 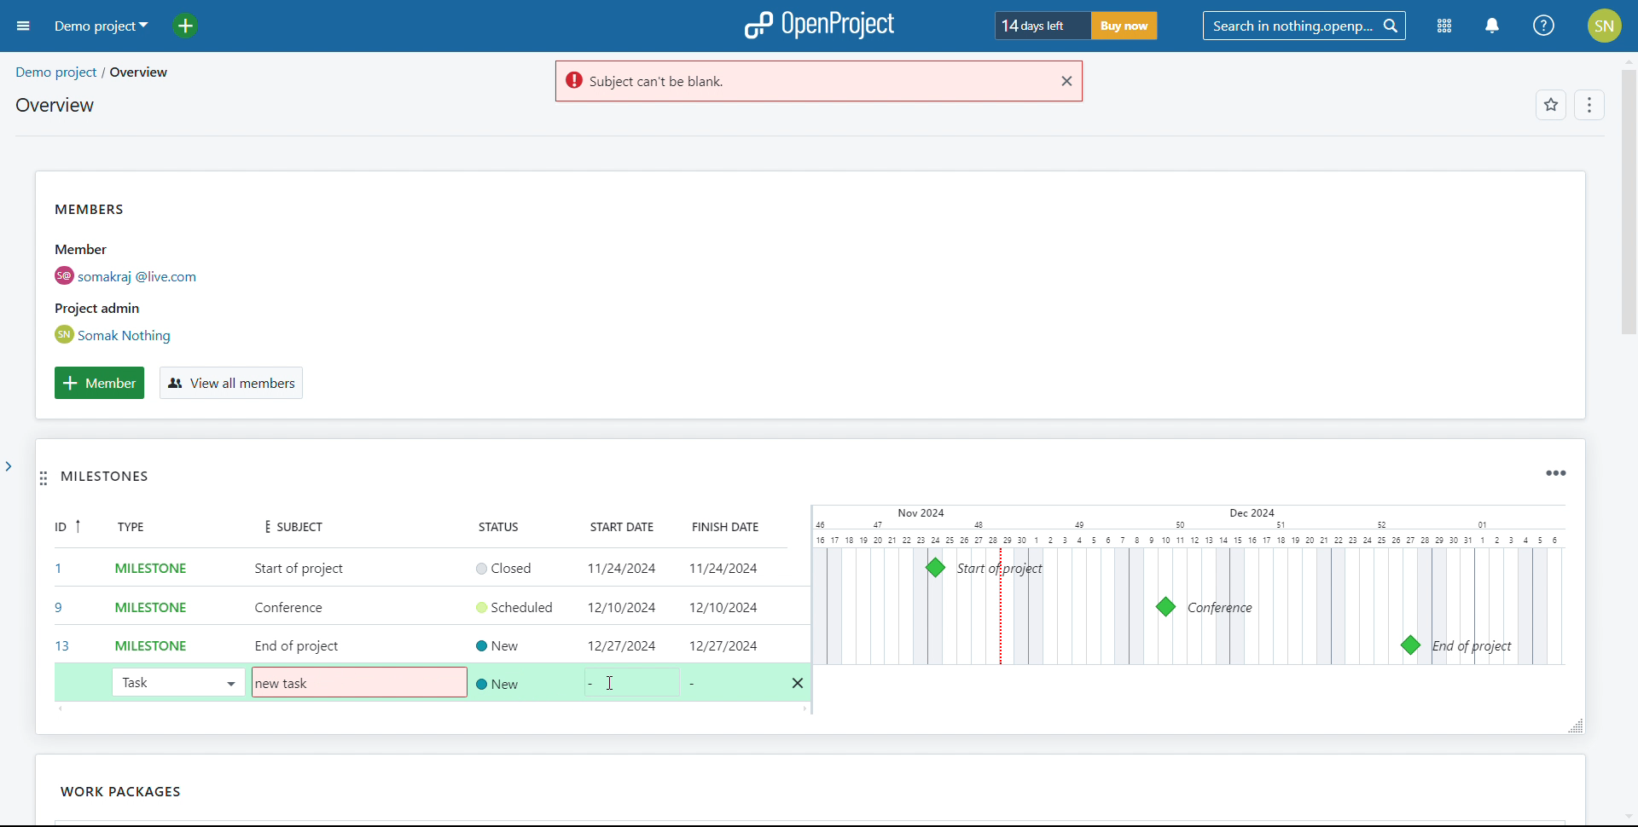 What do you see at coordinates (177, 788) in the screenshot?
I see `phase` at bounding box center [177, 788].